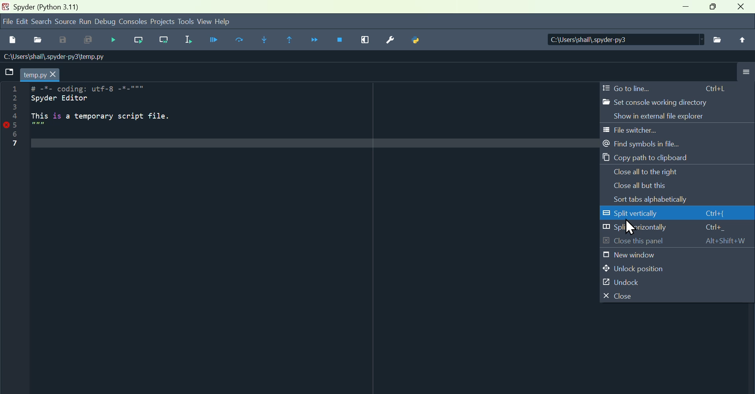  What do you see at coordinates (265, 40) in the screenshot?
I see `Step into function` at bounding box center [265, 40].